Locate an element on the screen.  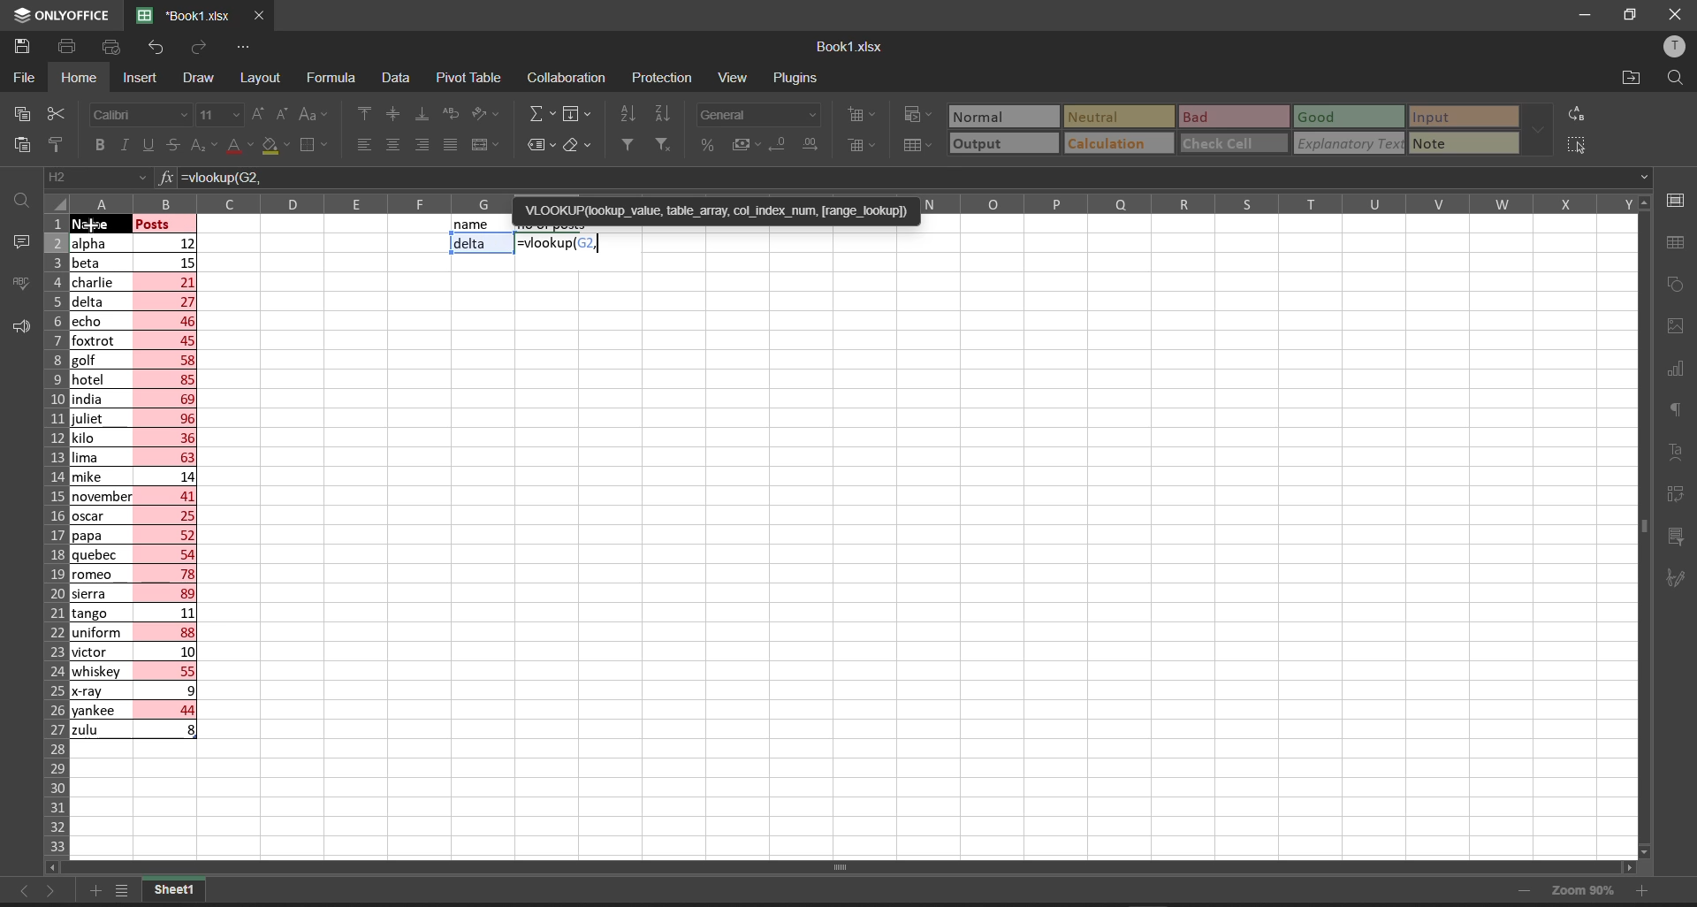
move to the sheet left to the current sheet is located at coordinates (20, 891).